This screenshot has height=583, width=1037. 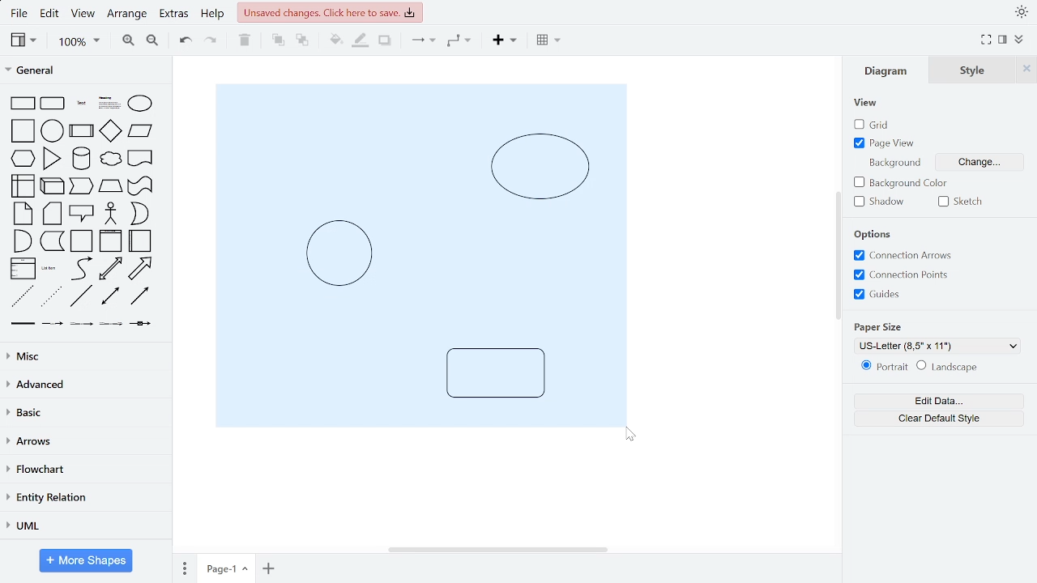 I want to click on extras, so click(x=175, y=15).